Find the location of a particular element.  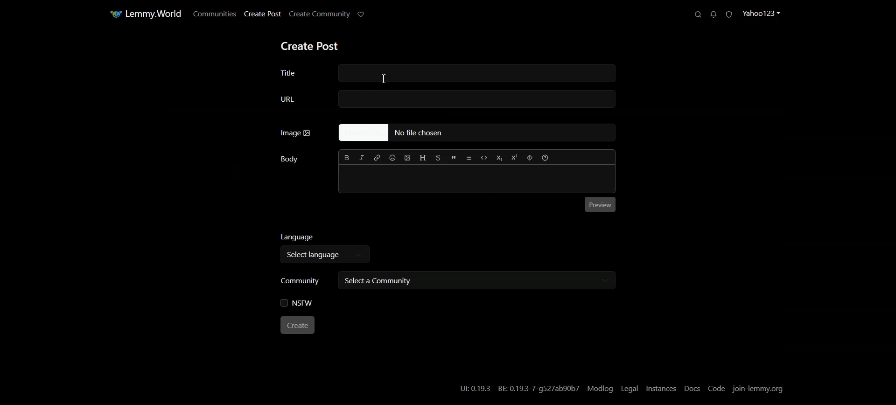

Join-lemmy.org is located at coordinates (759, 388).